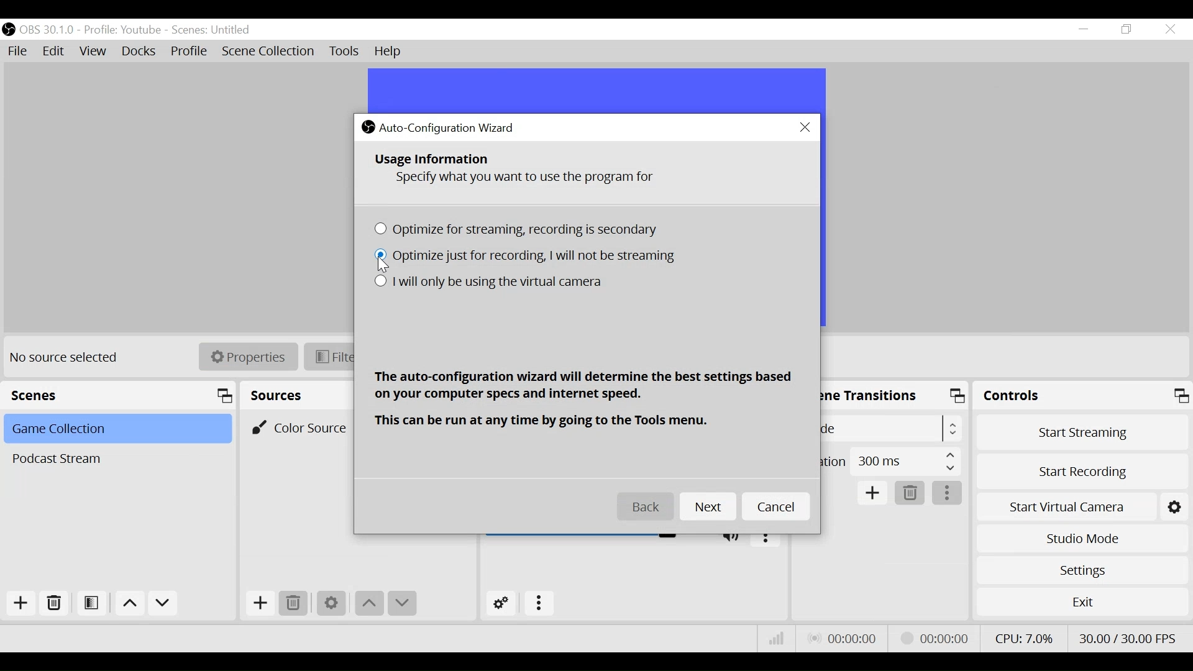 The height and width of the screenshot is (671, 1193). What do you see at coordinates (140, 51) in the screenshot?
I see `Docks` at bounding box center [140, 51].